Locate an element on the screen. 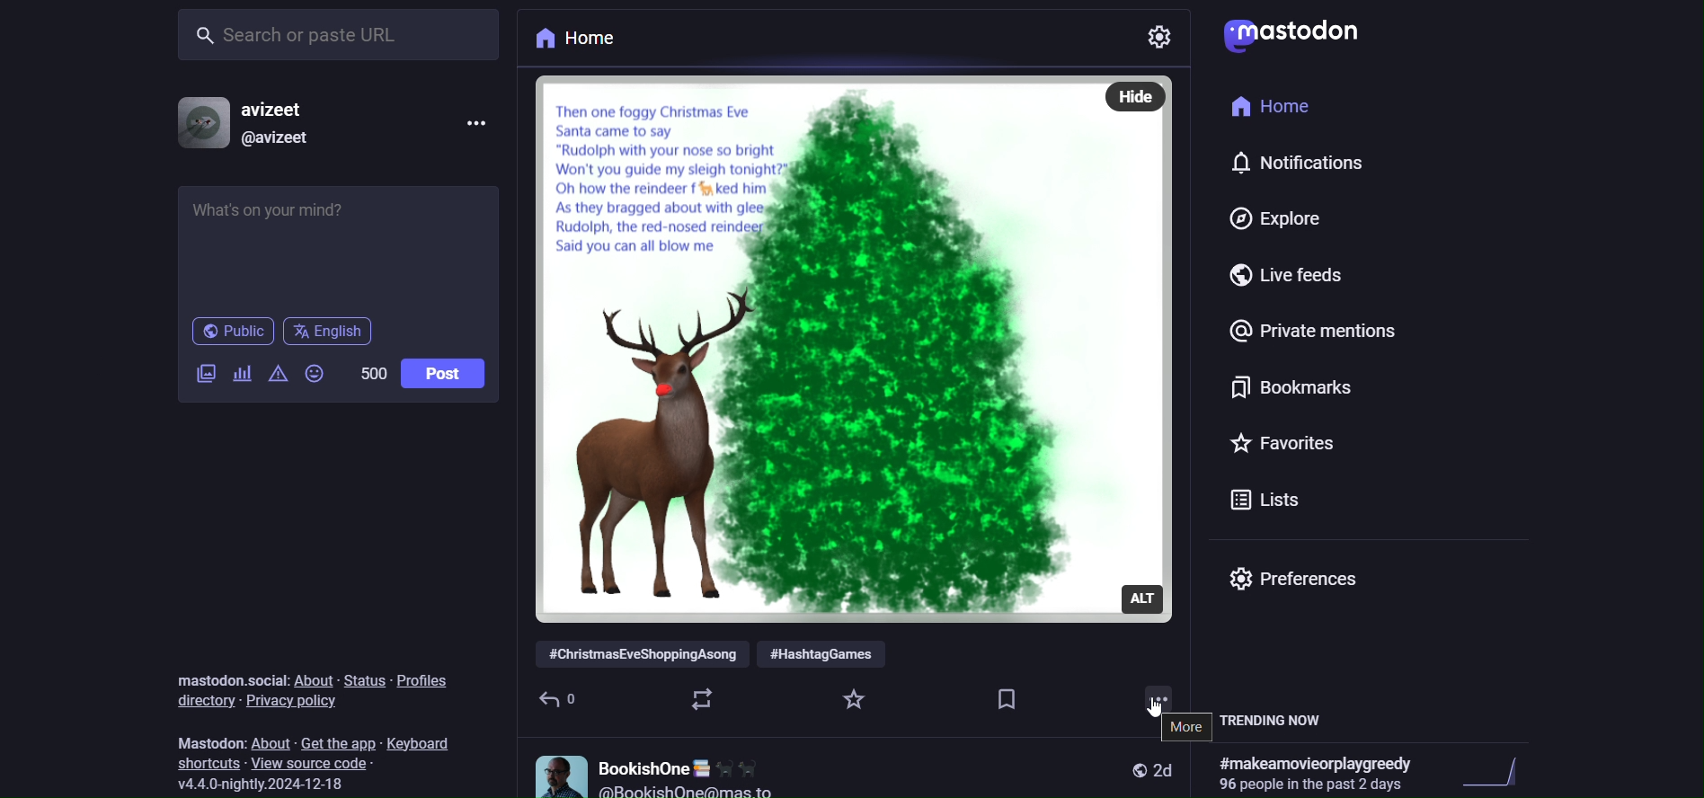  @BookishOQne@mas to is located at coordinates (690, 790).